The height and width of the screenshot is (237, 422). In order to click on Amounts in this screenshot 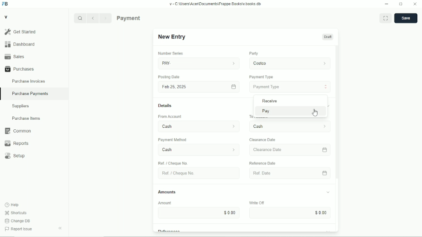, I will do `click(167, 190)`.